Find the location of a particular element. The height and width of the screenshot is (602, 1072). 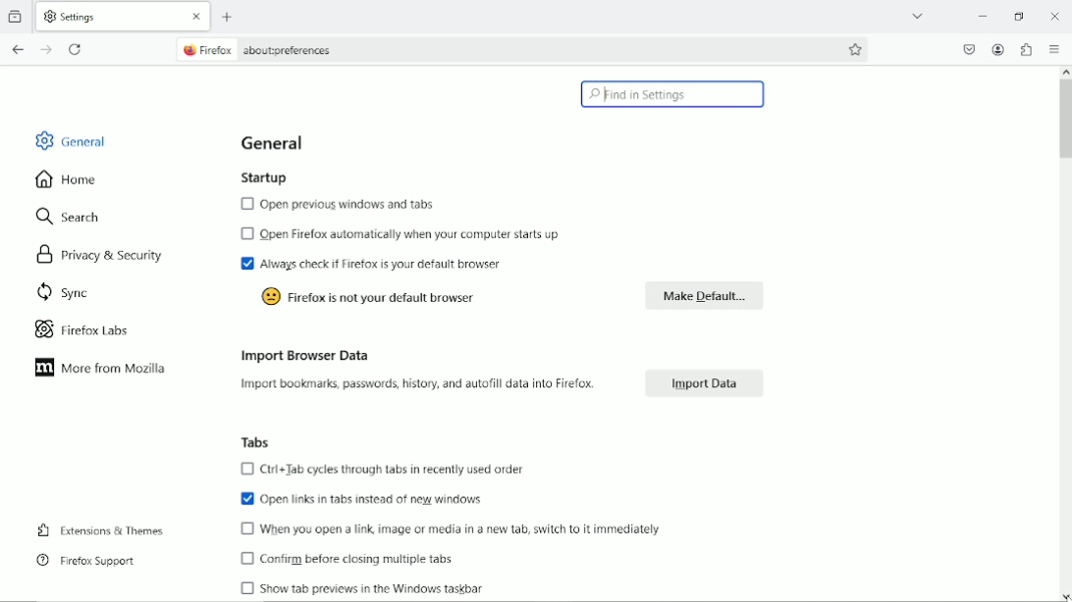

Open application menu is located at coordinates (1055, 49).